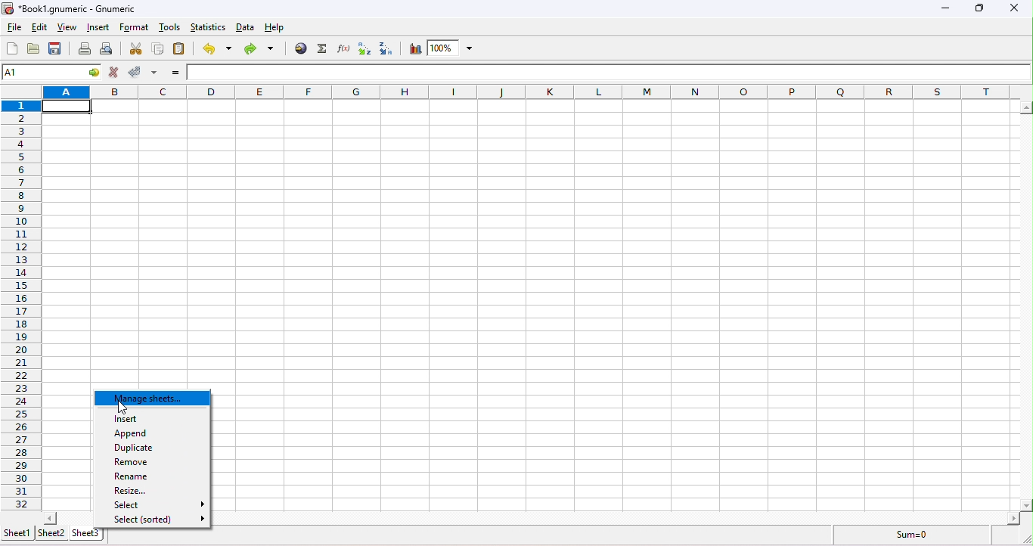 The height and width of the screenshot is (546, 1033). What do you see at coordinates (209, 27) in the screenshot?
I see `statistics` at bounding box center [209, 27].